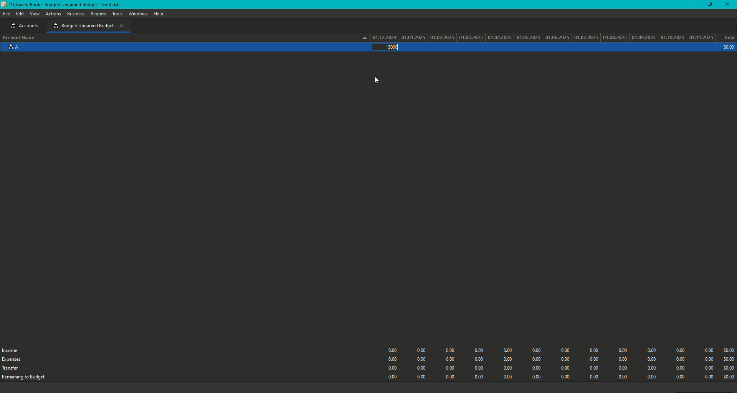 The width and height of the screenshot is (737, 393). Describe the element at coordinates (378, 78) in the screenshot. I see `Cursor` at that location.